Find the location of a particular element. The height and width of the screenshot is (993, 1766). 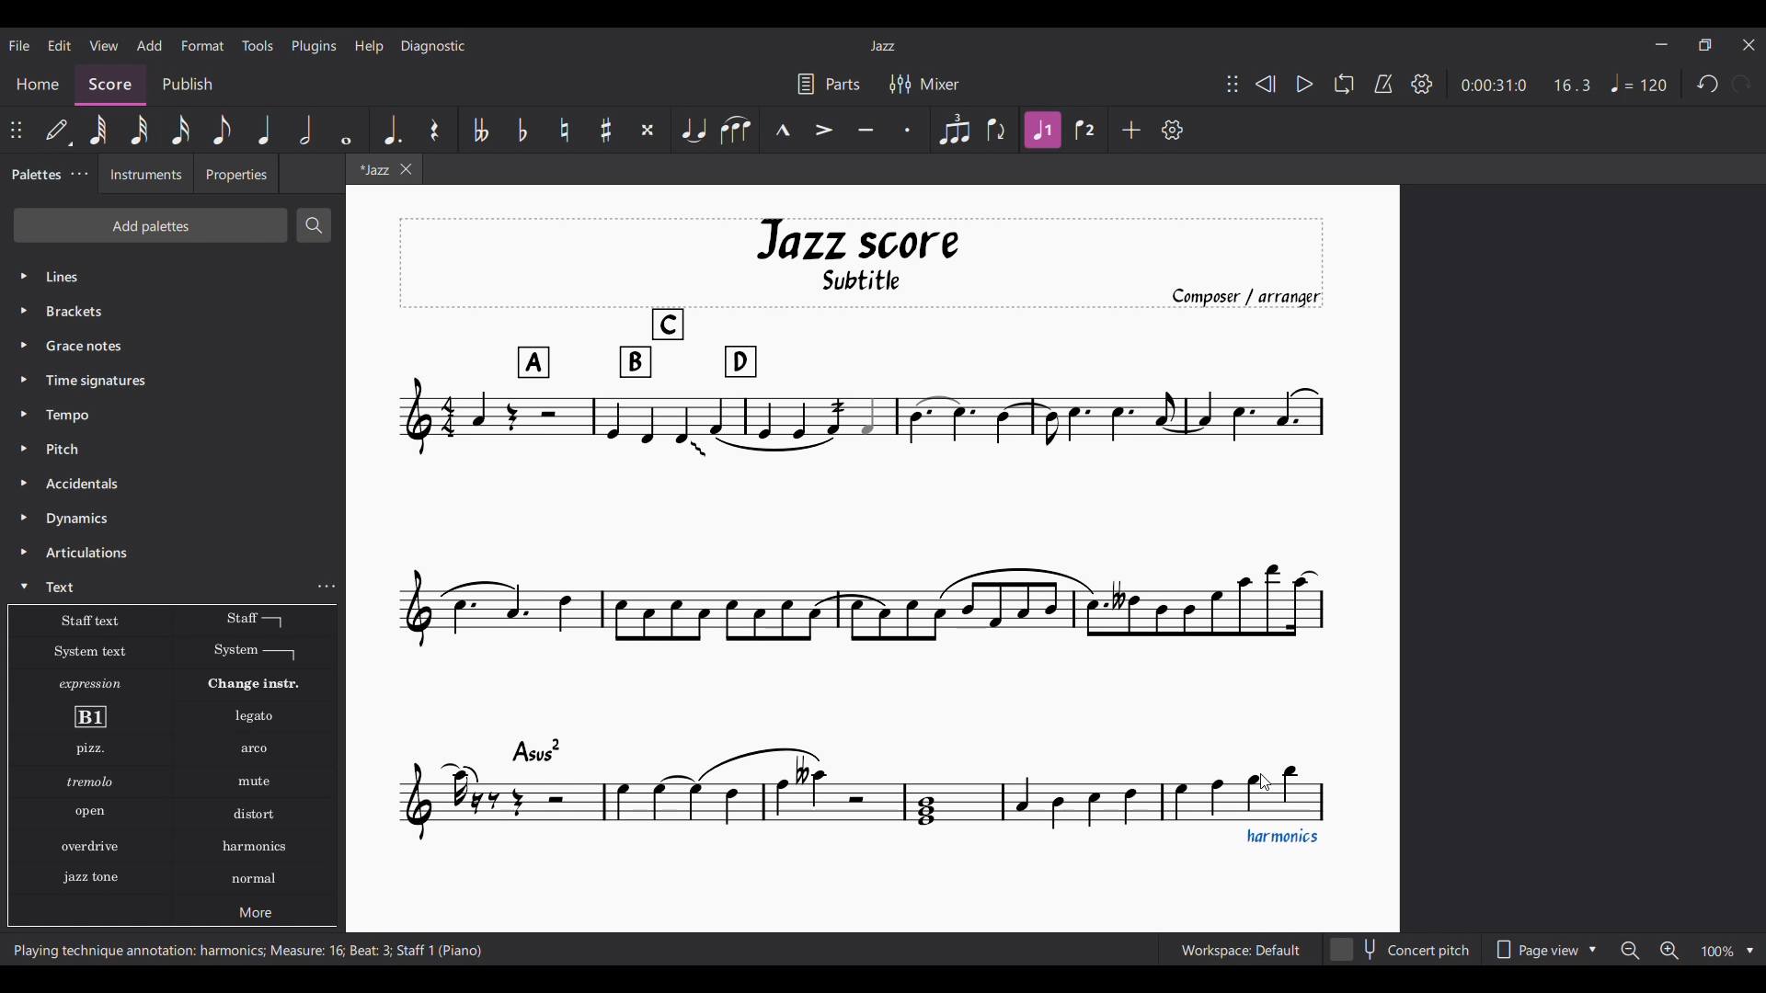

Change position is located at coordinates (16, 130).